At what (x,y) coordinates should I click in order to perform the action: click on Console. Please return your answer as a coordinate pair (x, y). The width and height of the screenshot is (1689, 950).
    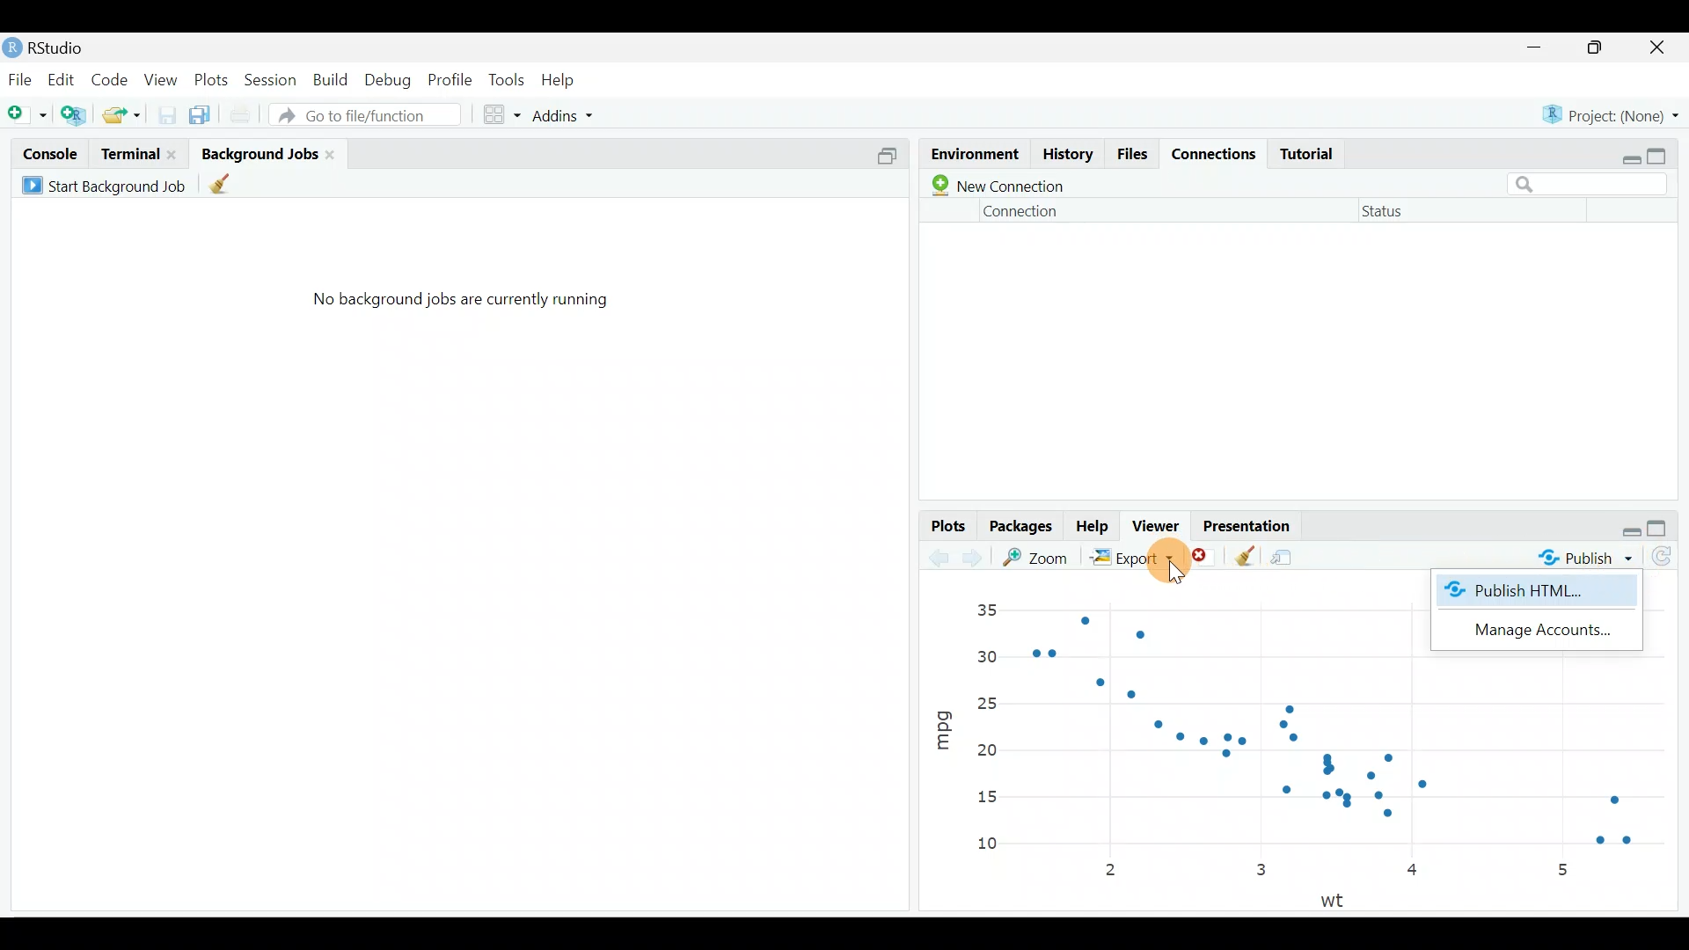
    Looking at the image, I should click on (48, 153).